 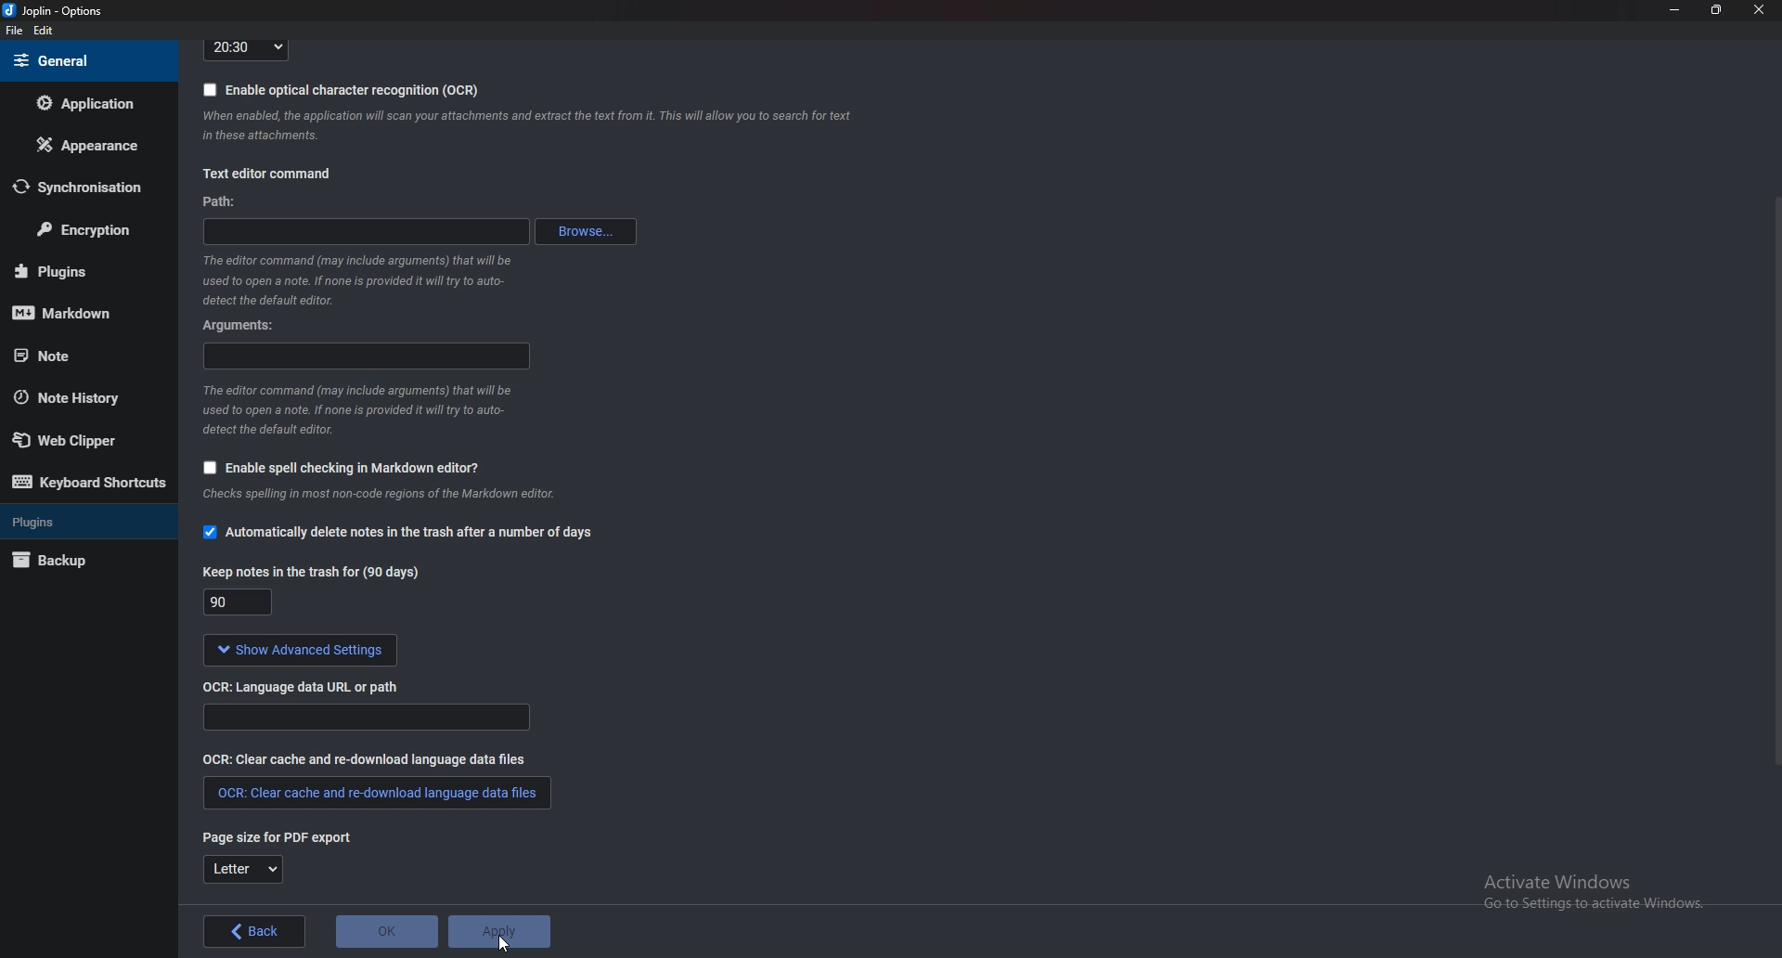 I want to click on Arguments, so click(x=246, y=324).